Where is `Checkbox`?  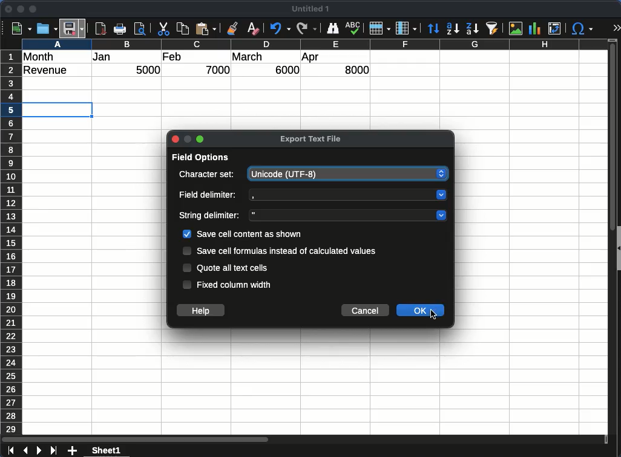 Checkbox is located at coordinates (186, 285).